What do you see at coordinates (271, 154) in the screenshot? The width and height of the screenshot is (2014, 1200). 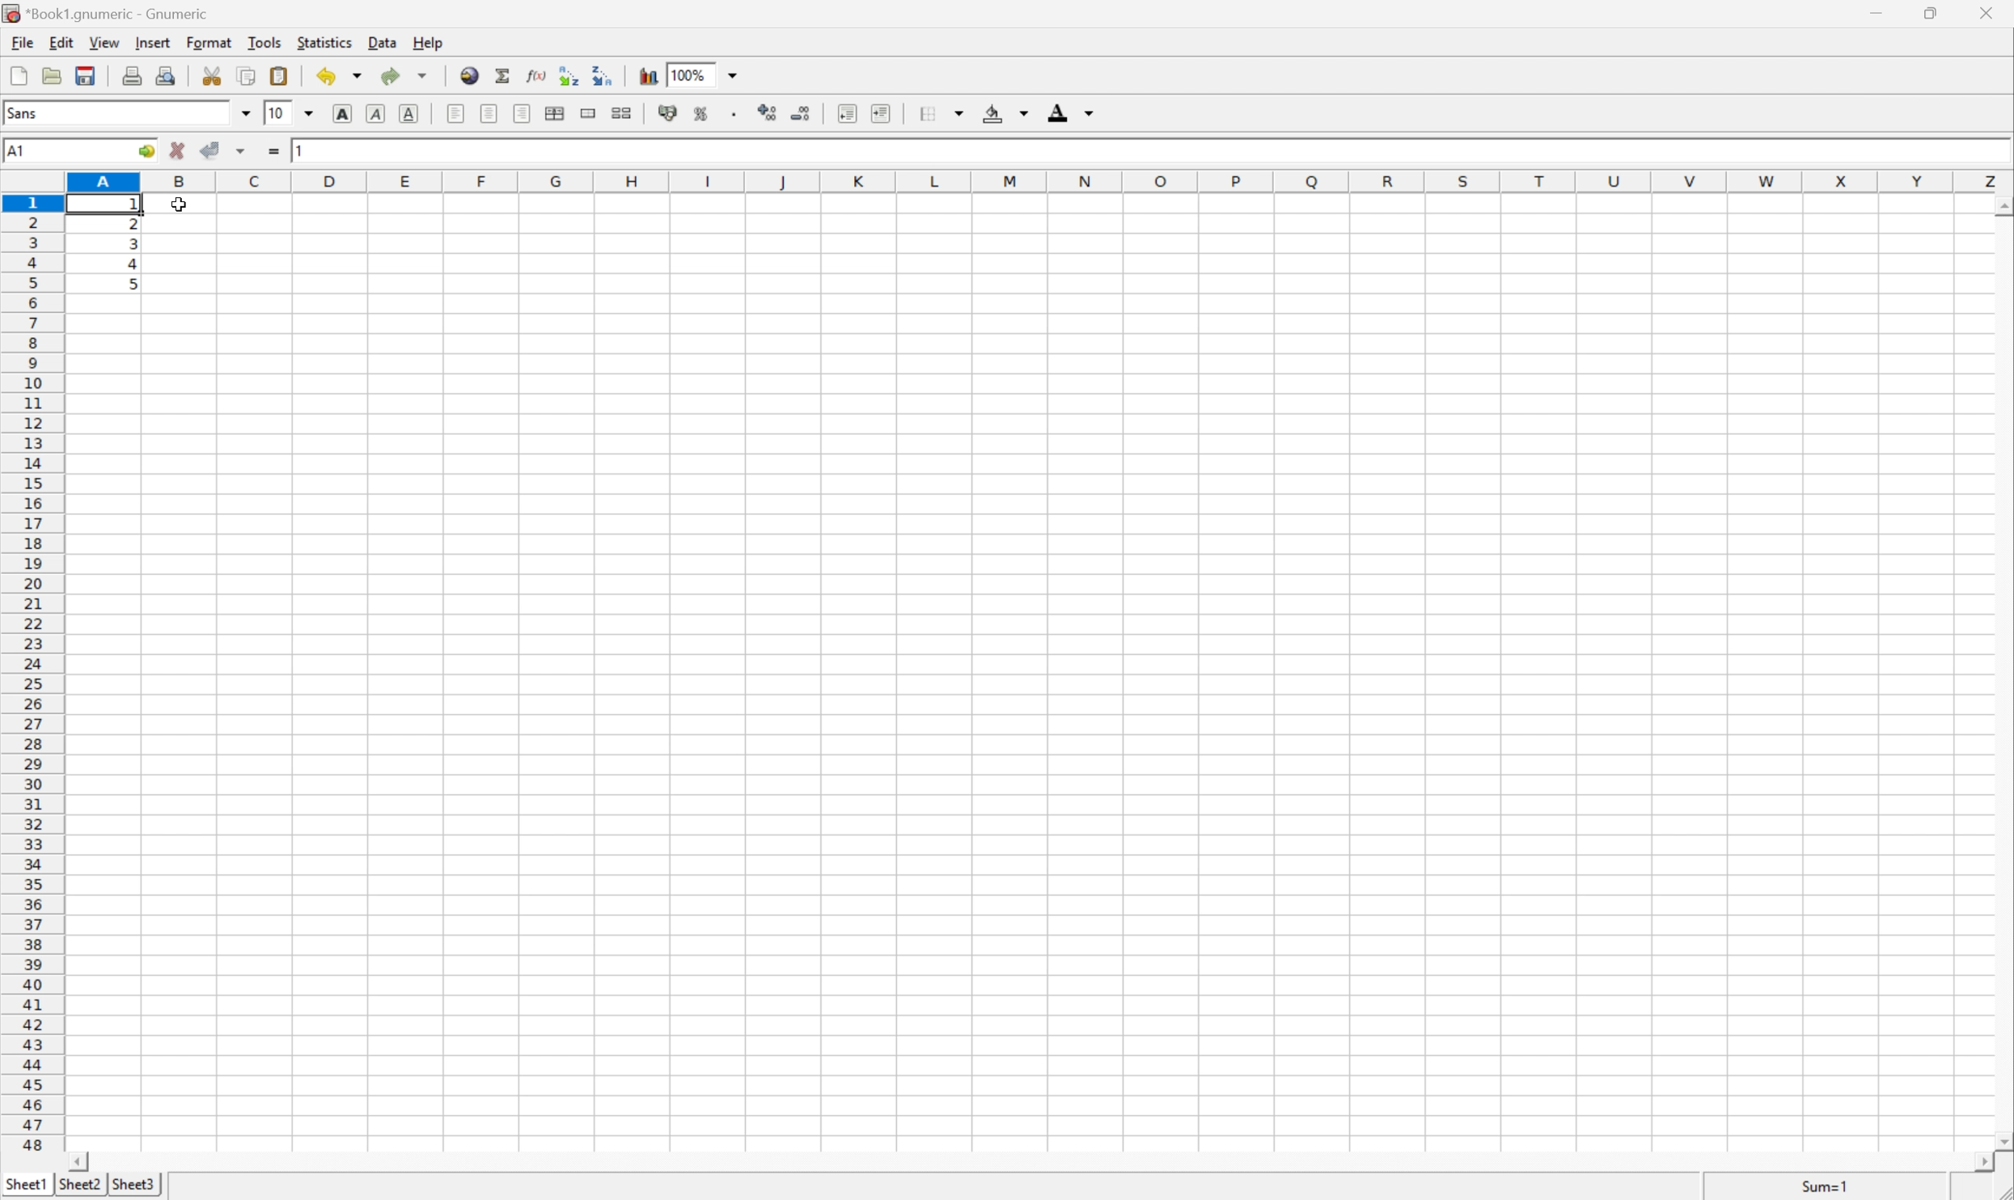 I see `Enter formula` at bounding box center [271, 154].